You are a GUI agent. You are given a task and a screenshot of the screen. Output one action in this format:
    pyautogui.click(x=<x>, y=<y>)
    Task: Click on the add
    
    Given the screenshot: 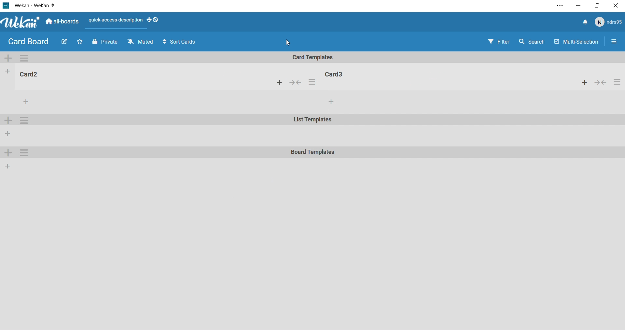 What is the action you would take?
    pyautogui.click(x=8, y=167)
    